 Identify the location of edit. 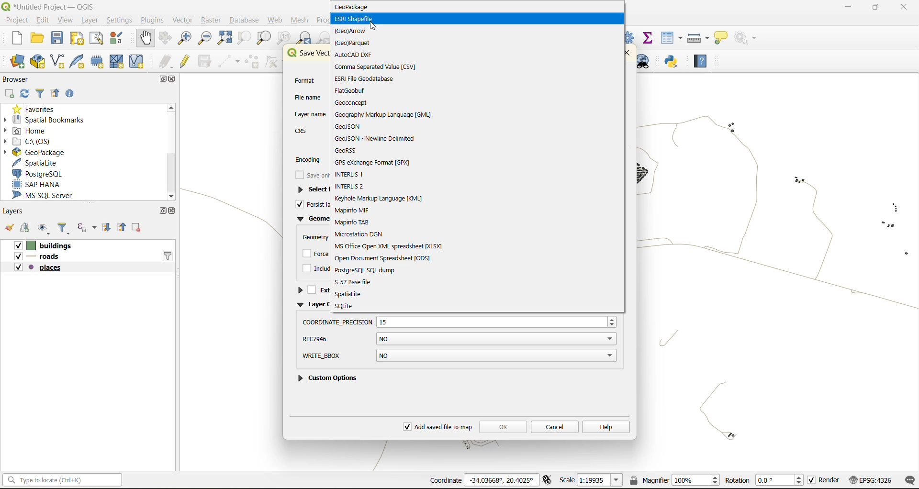
(42, 20).